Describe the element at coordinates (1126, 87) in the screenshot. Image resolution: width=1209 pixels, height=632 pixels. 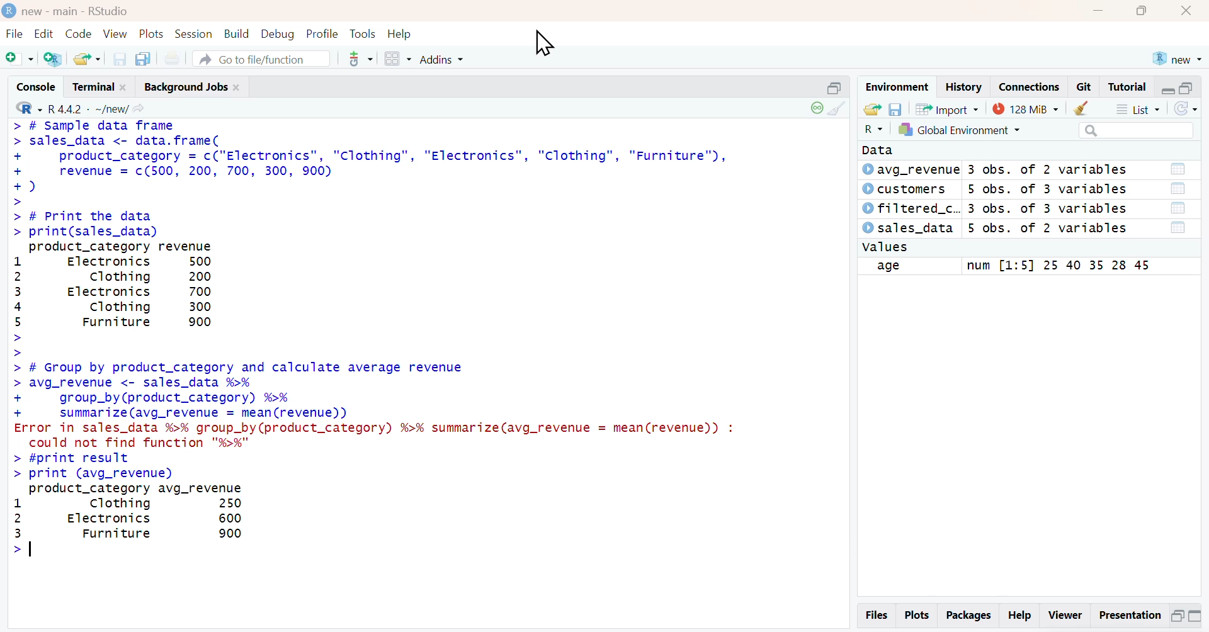
I see `Tutorial` at that location.